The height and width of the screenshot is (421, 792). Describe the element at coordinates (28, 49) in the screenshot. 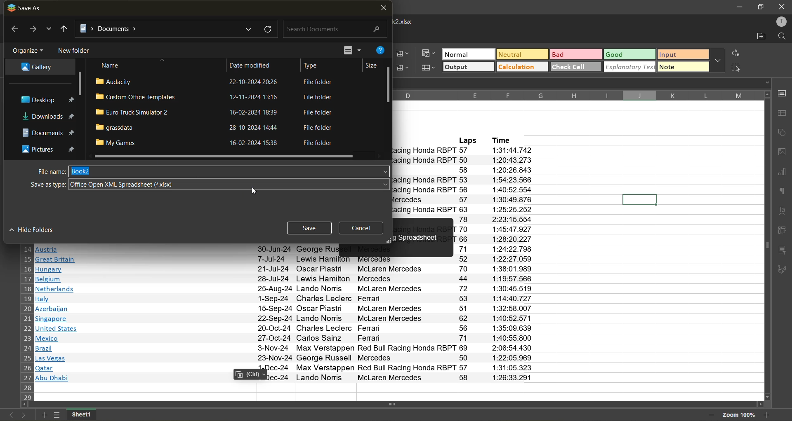

I see `organize` at that location.